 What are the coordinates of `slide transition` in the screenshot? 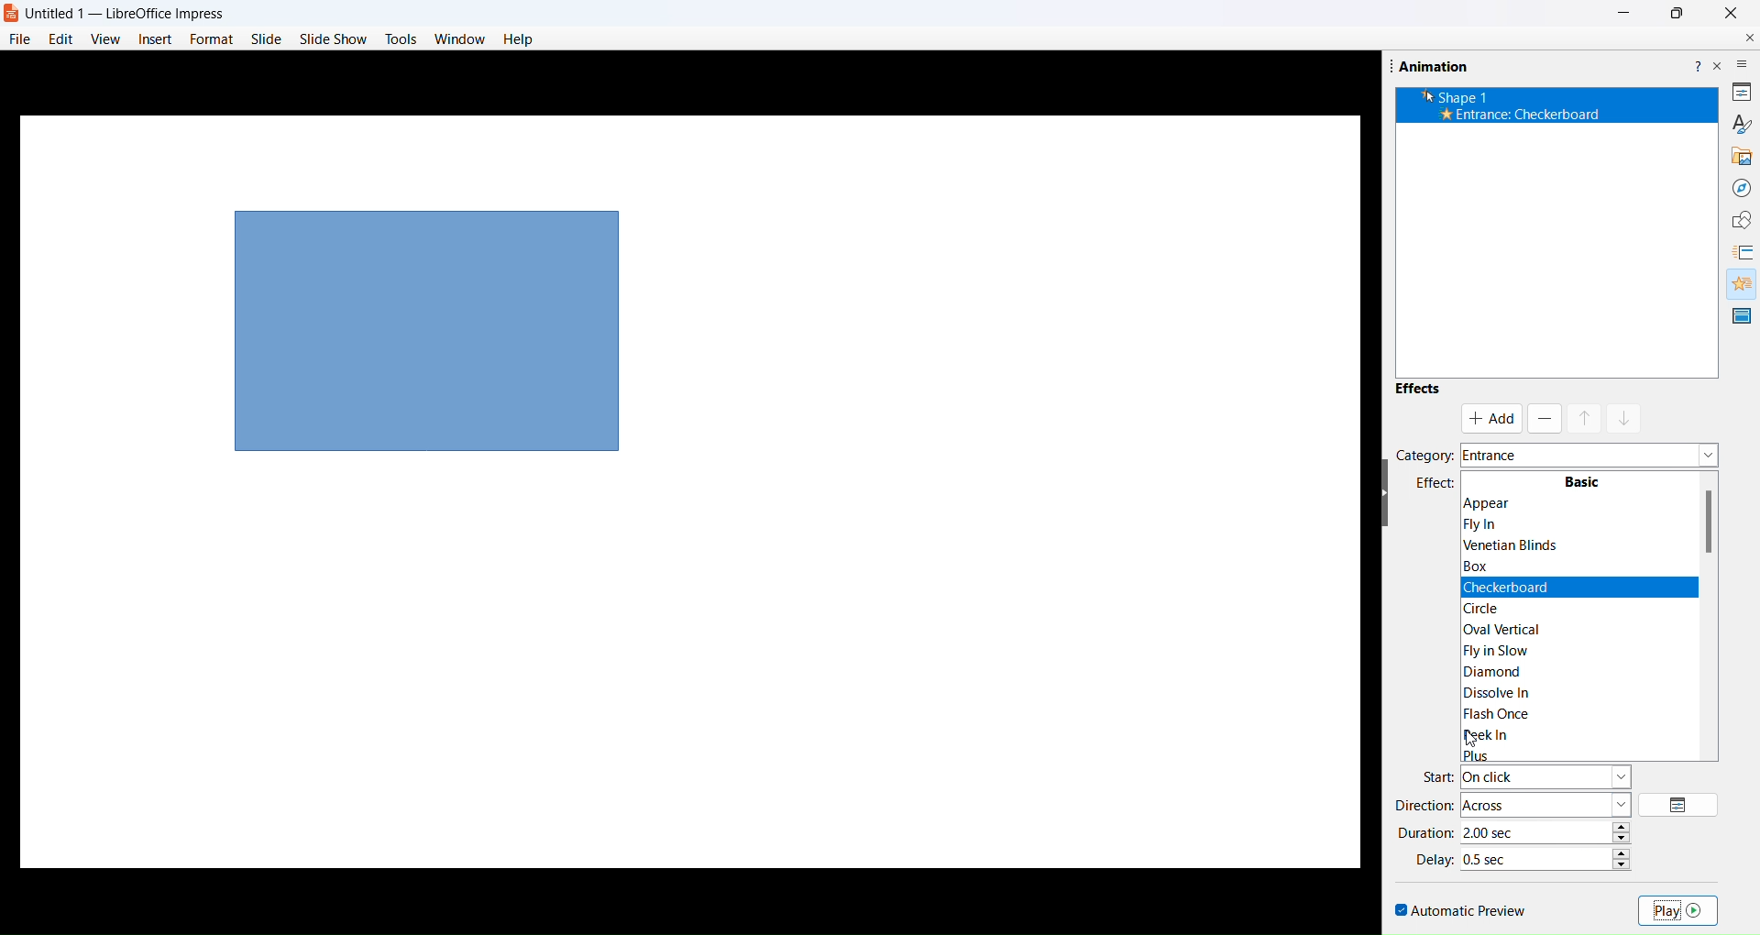 It's located at (1744, 252).